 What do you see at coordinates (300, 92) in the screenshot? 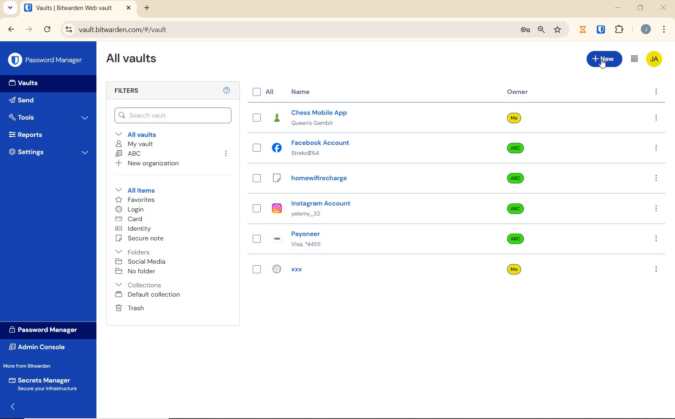
I see `Name` at bounding box center [300, 92].